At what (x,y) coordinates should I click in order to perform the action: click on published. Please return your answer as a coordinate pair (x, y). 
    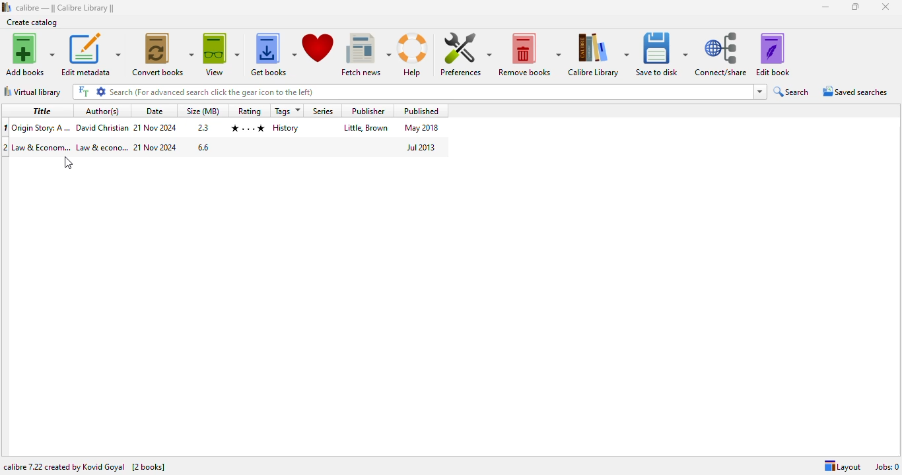
    Looking at the image, I should click on (421, 147).